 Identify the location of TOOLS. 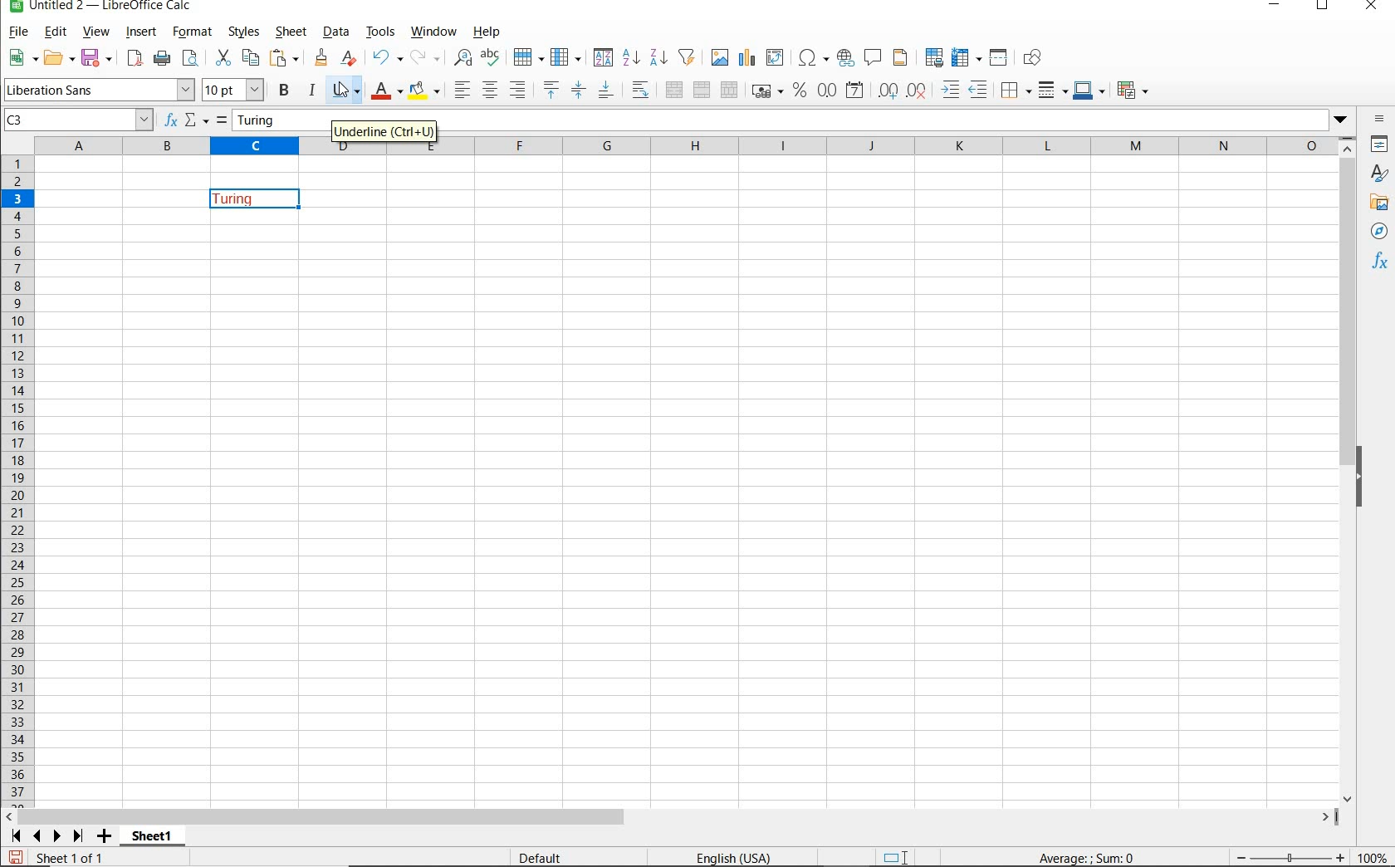
(379, 32).